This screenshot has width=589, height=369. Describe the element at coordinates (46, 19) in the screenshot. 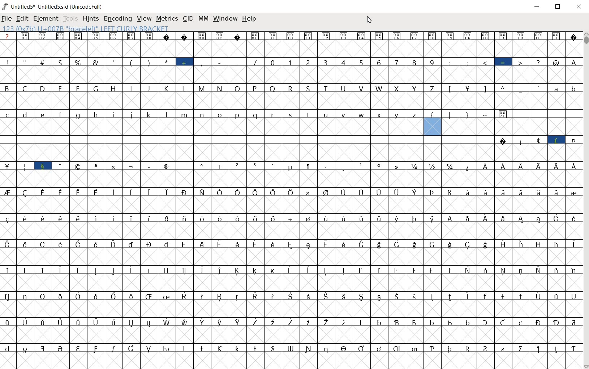

I see `element` at that location.